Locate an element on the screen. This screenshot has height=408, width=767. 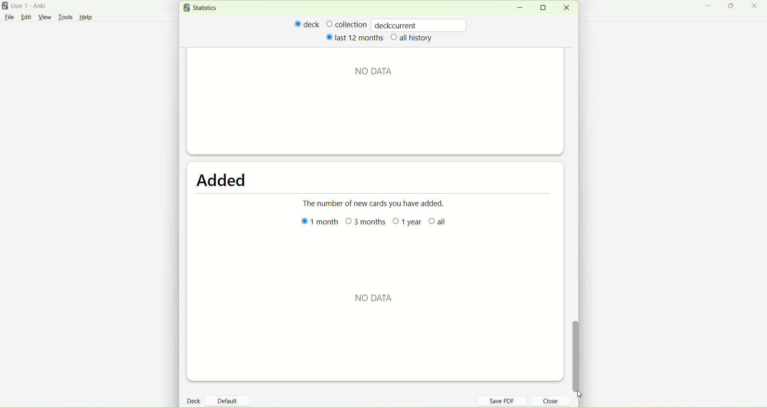
text is located at coordinates (381, 71).